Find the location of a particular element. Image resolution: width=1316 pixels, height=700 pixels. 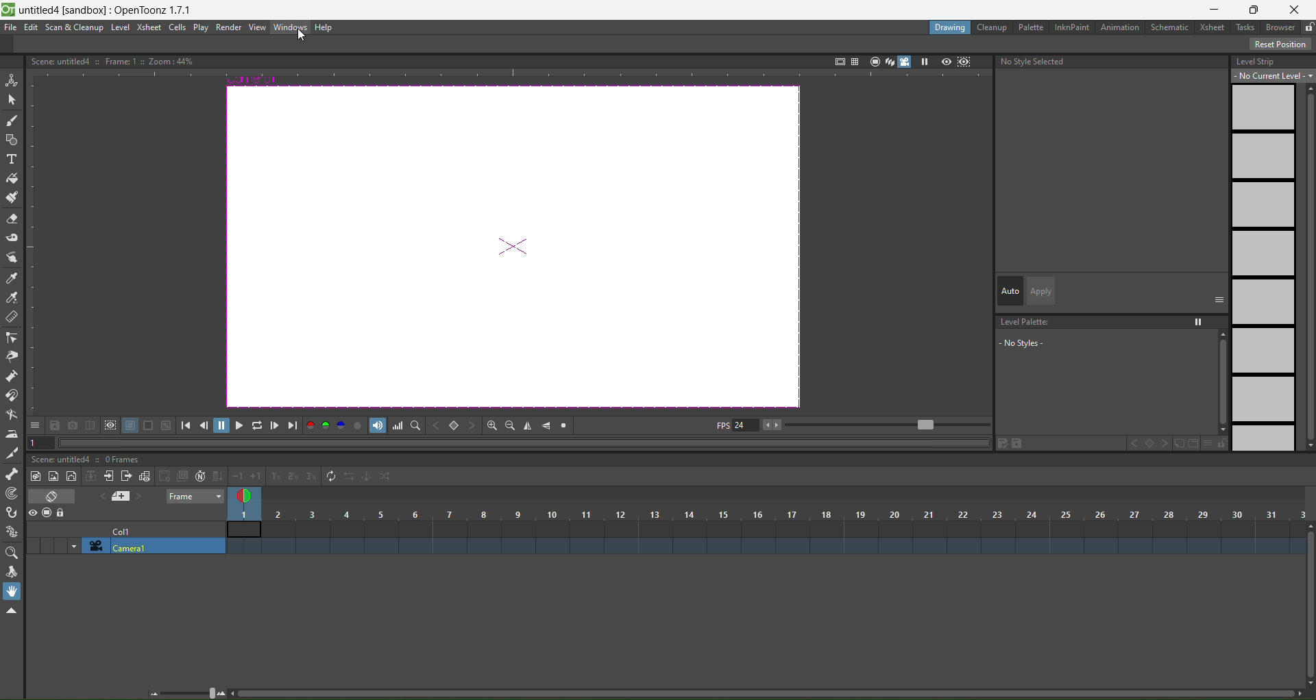

xsheet is located at coordinates (148, 27).